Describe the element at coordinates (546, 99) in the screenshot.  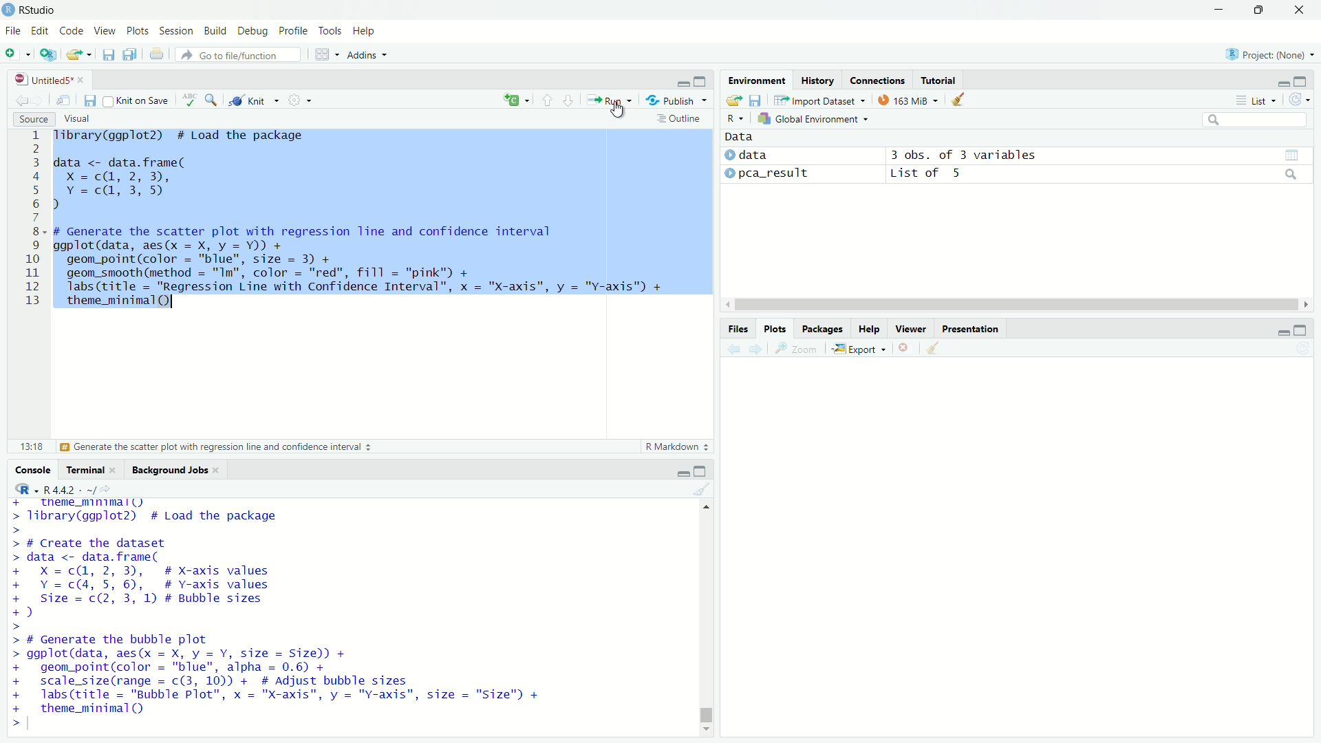
I see `Go to previous section/chunk` at that location.